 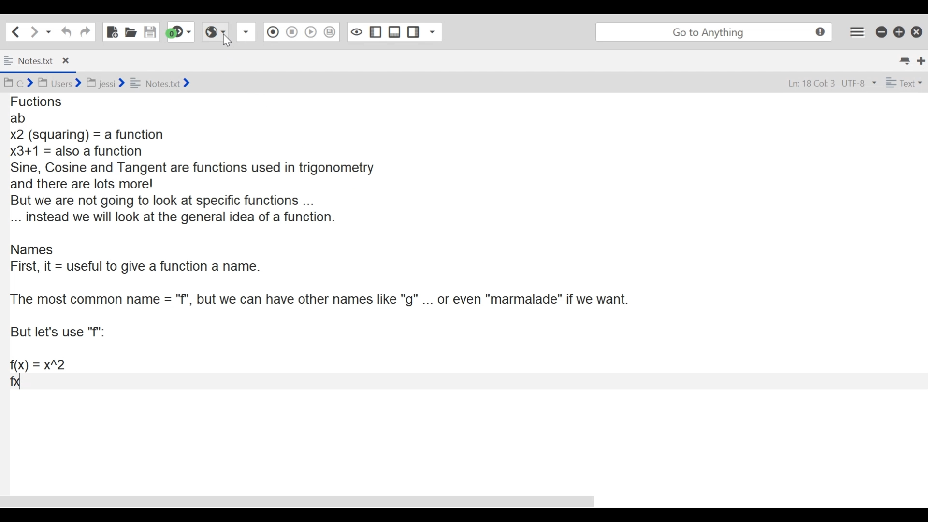 What do you see at coordinates (310, 32) in the screenshot?
I see `Play last Macro` at bounding box center [310, 32].